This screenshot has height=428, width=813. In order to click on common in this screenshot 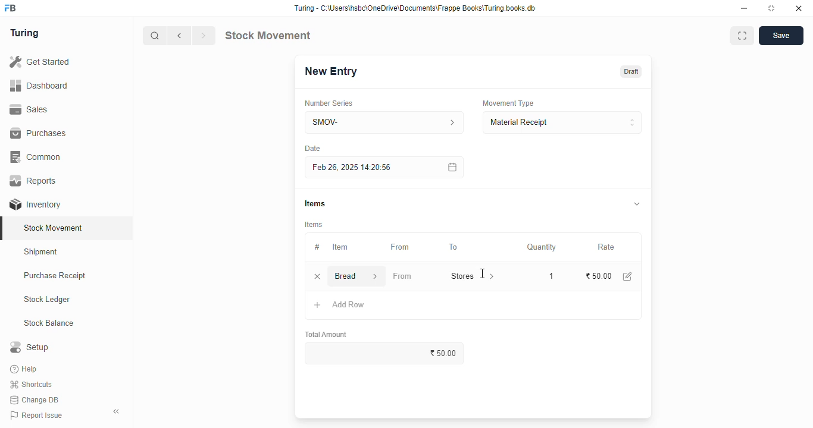, I will do `click(37, 157)`.